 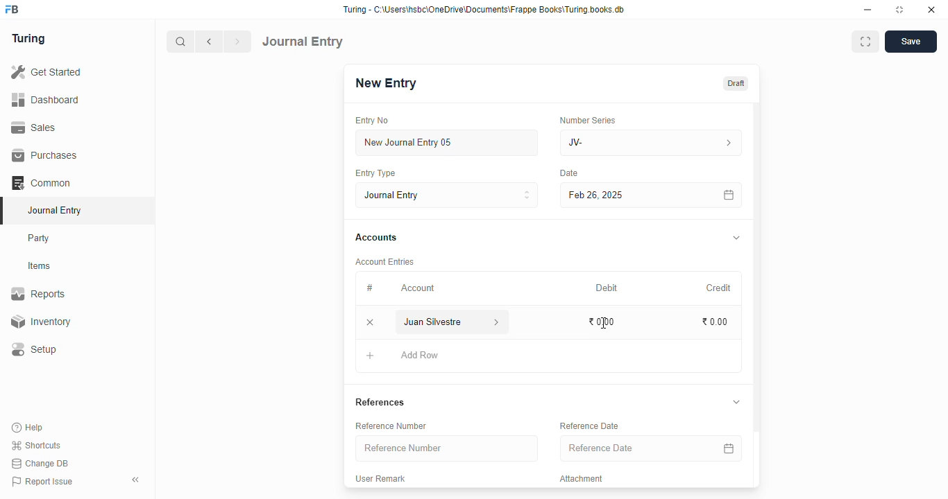 What do you see at coordinates (435, 322) in the screenshot?
I see `juan silvestre` at bounding box center [435, 322].